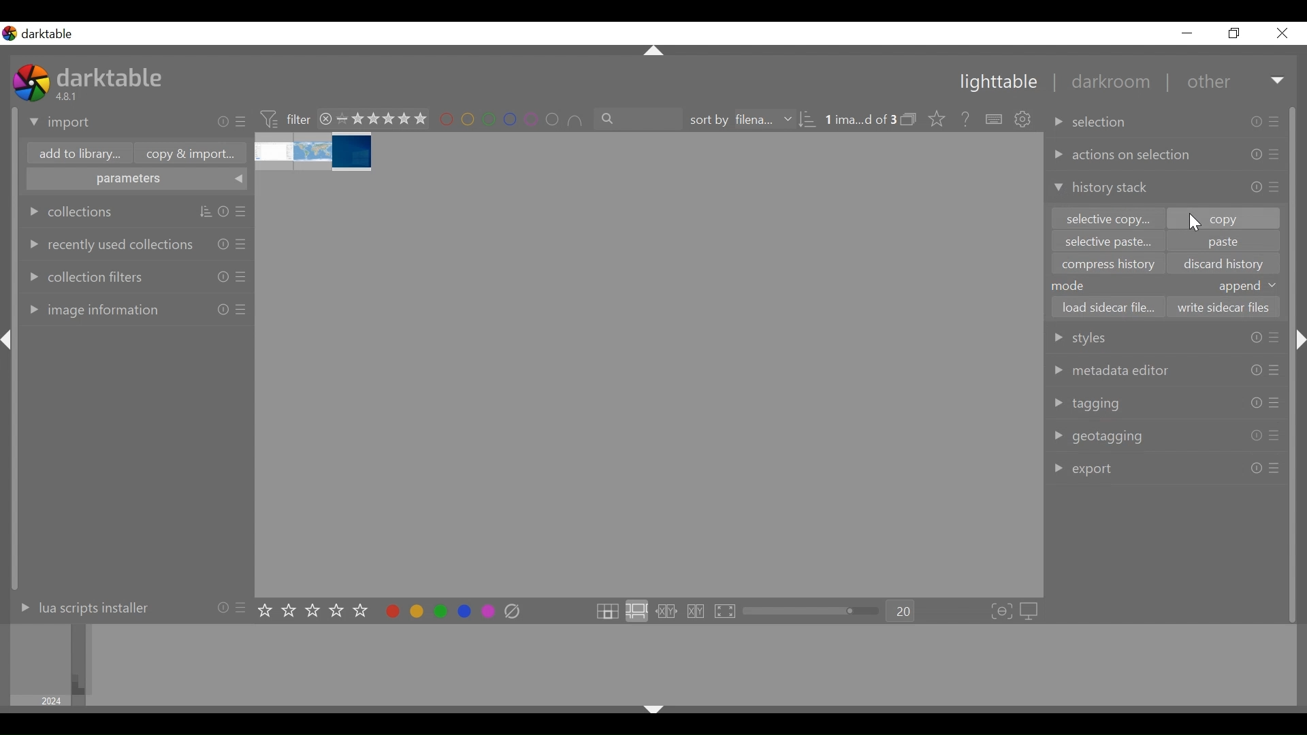  I want to click on sort by, so click(739, 120).